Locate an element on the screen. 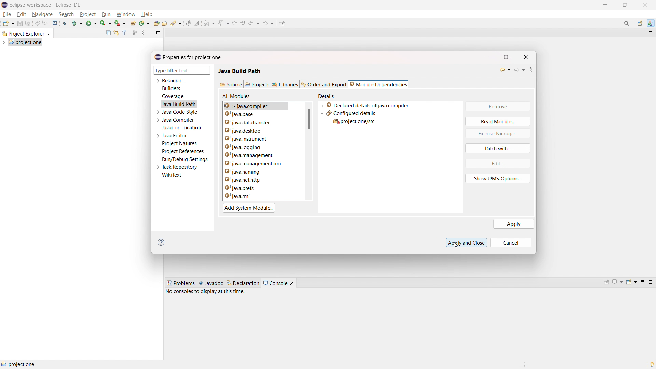 The height and width of the screenshot is (369, 656). new java class is located at coordinates (145, 23).